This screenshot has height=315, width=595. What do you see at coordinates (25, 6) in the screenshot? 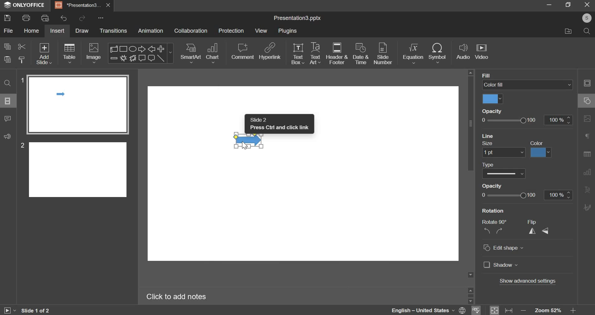
I see `app name` at bounding box center [25, 6].